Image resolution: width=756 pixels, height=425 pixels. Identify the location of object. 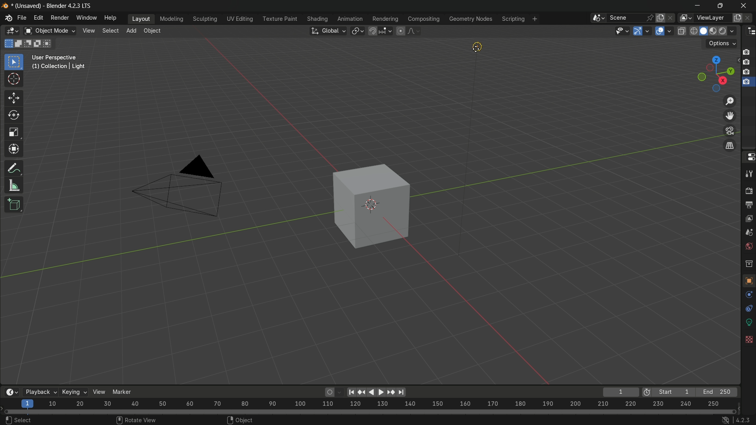
(240, 418).